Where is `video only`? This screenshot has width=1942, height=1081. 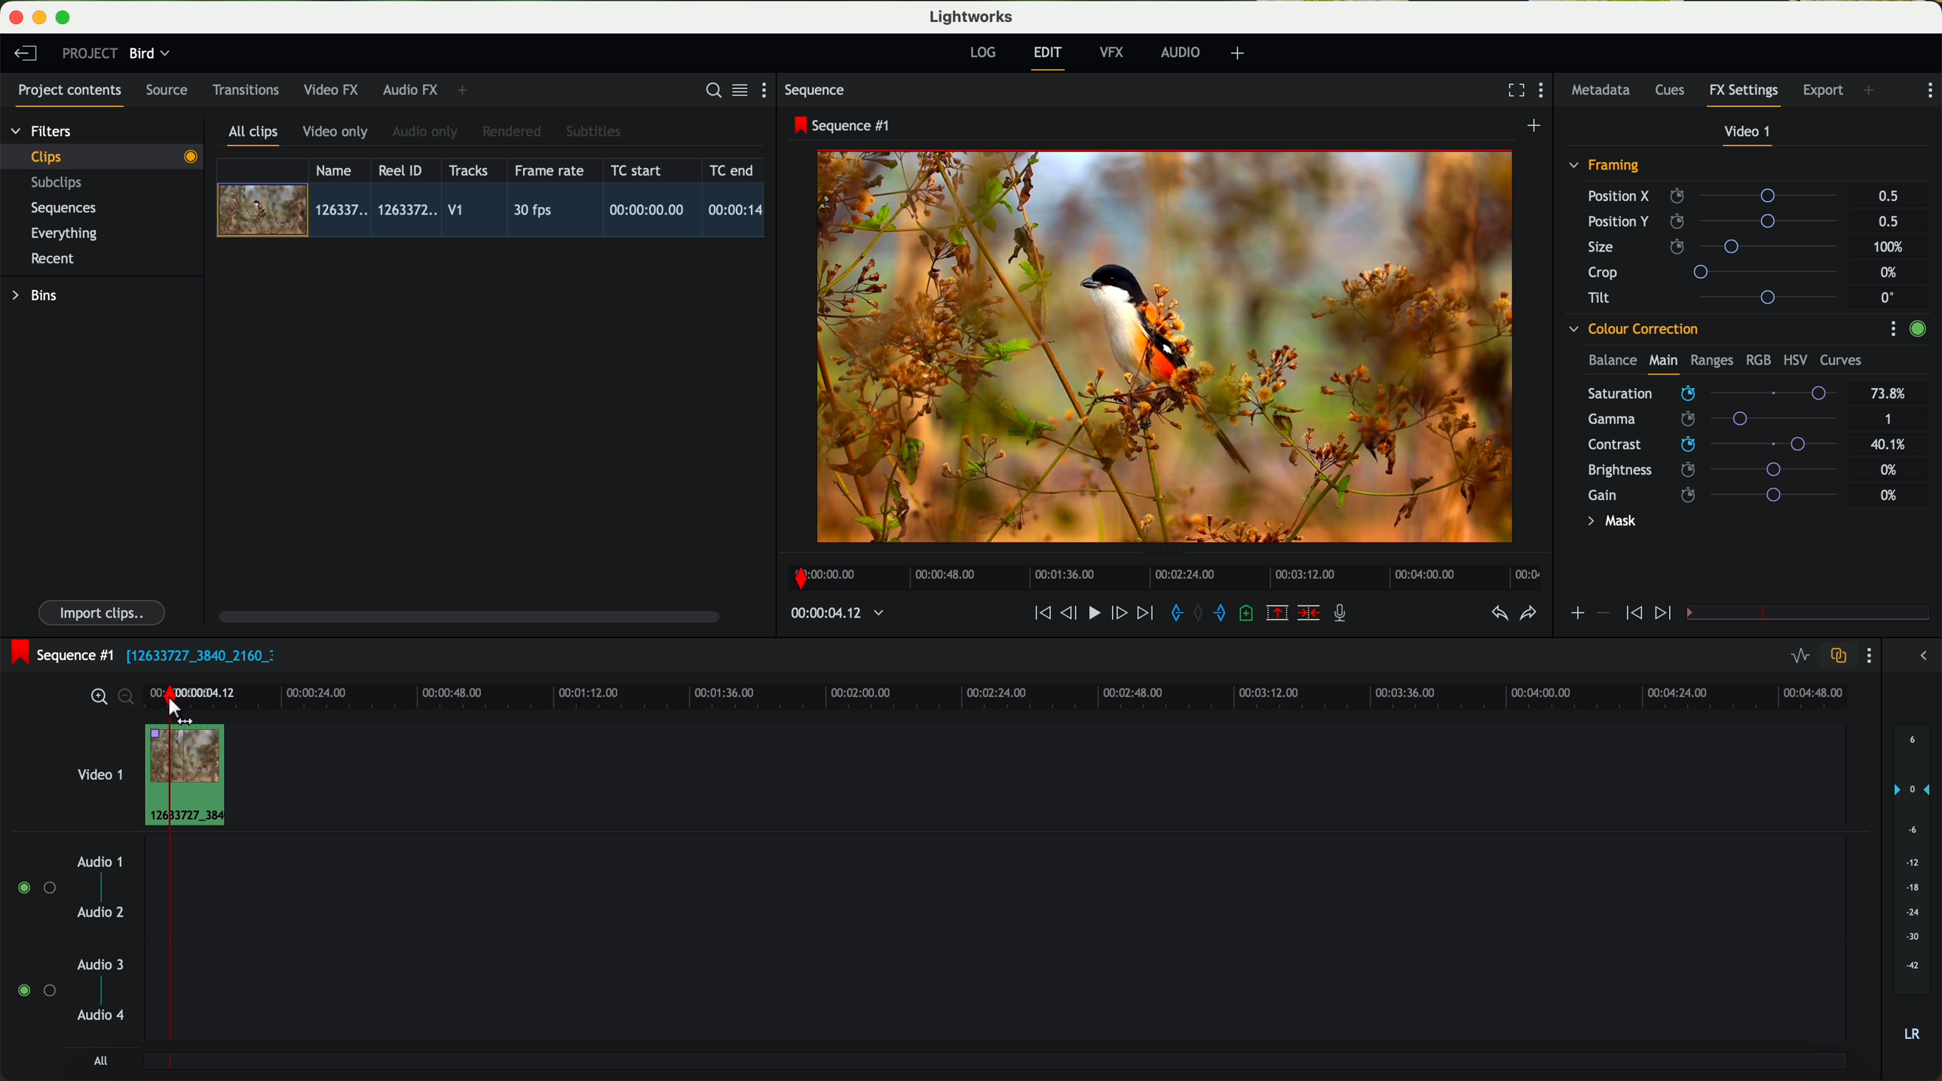 video only is located at coordinates (335, 133).